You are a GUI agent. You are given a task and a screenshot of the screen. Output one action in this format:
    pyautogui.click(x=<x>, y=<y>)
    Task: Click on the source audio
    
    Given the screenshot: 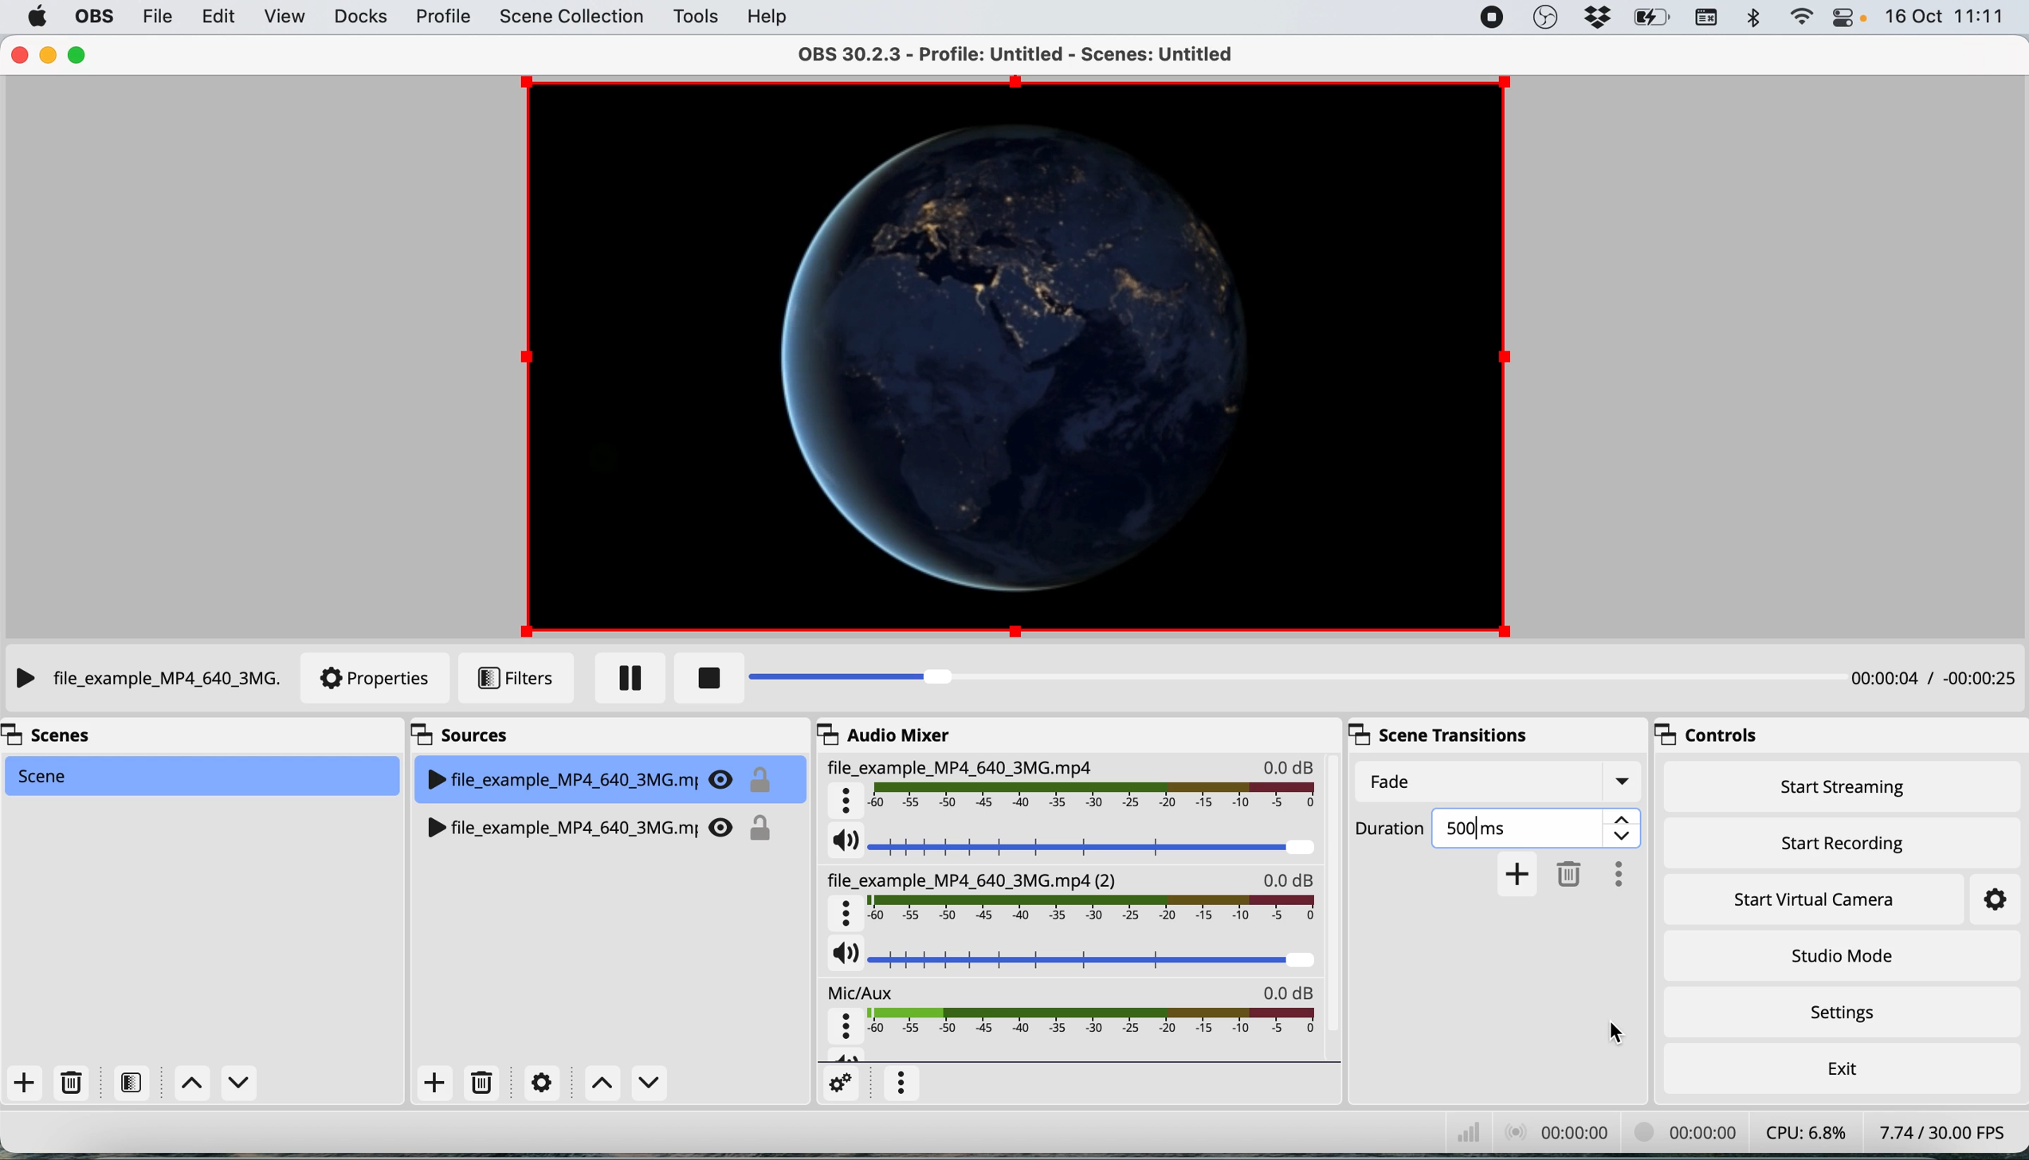 What is the action you would take?
    pyautogui.click(x=1068, y=896)
    